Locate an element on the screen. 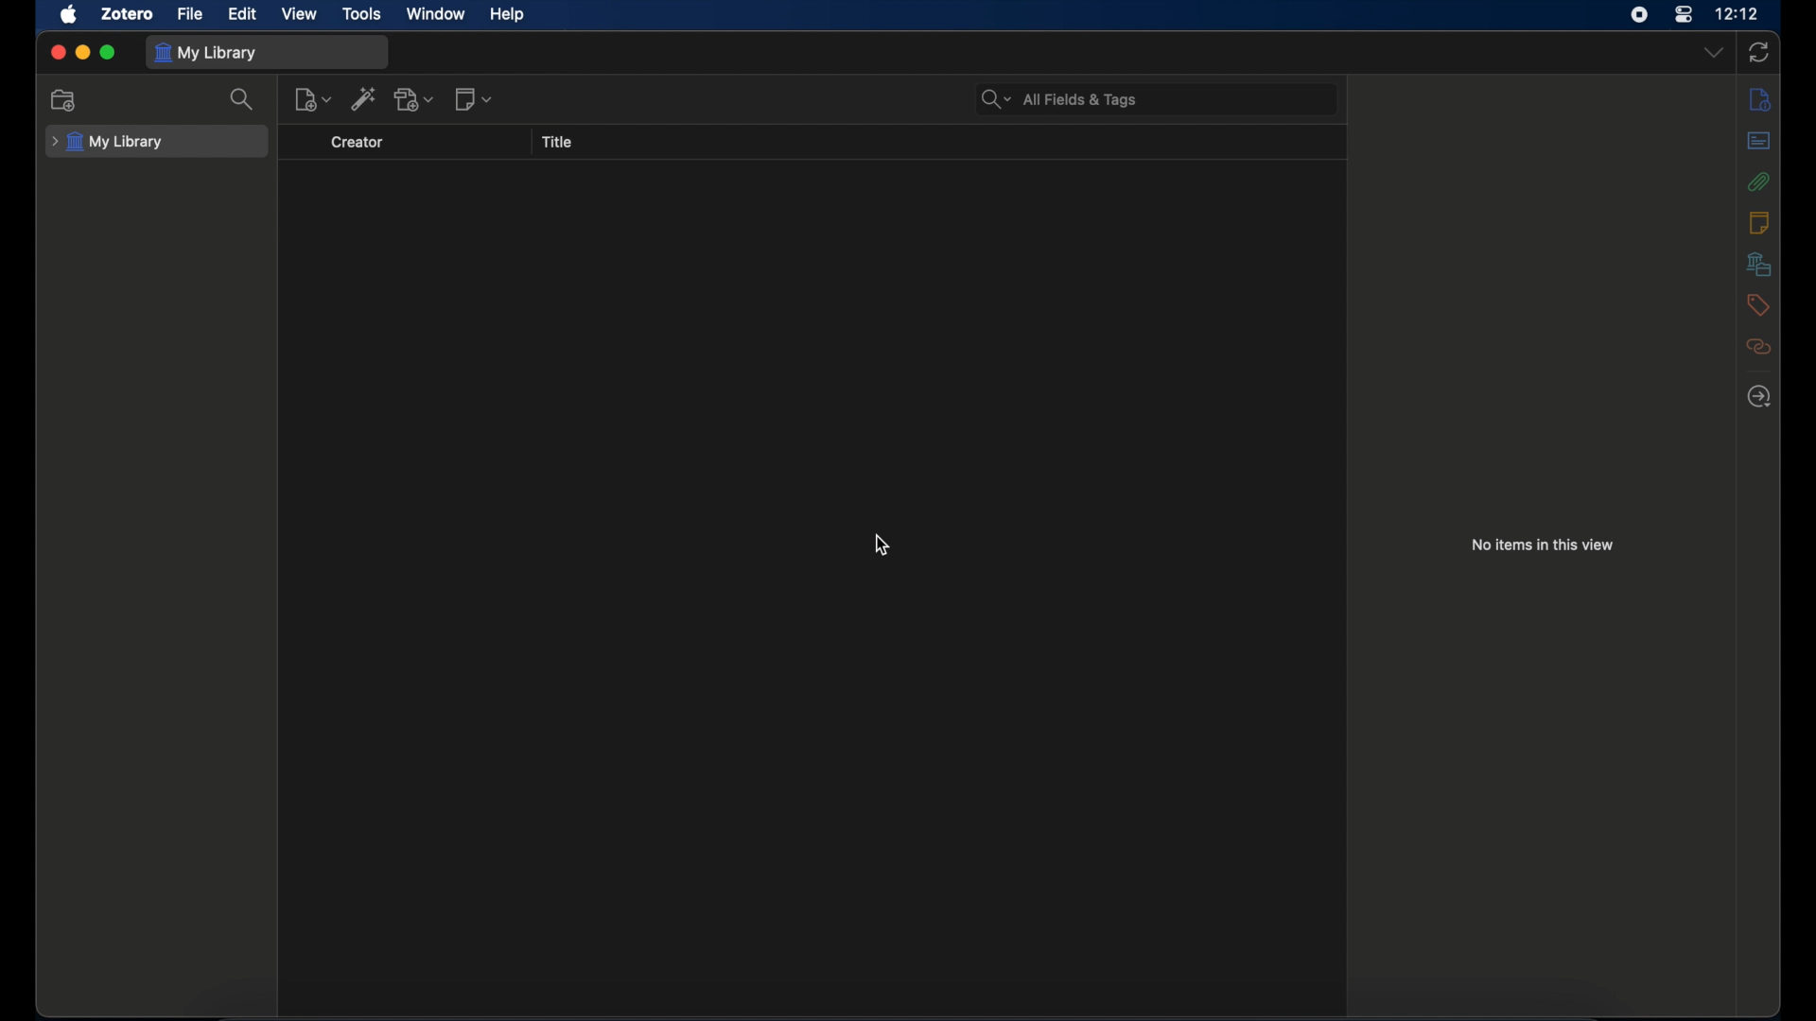  title is located at coordinates (558, 142).